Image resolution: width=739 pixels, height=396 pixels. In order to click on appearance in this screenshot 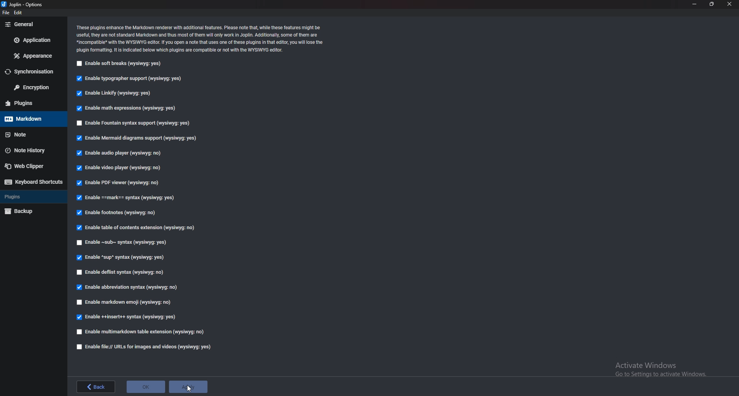, I will do `click(33, 56)`.